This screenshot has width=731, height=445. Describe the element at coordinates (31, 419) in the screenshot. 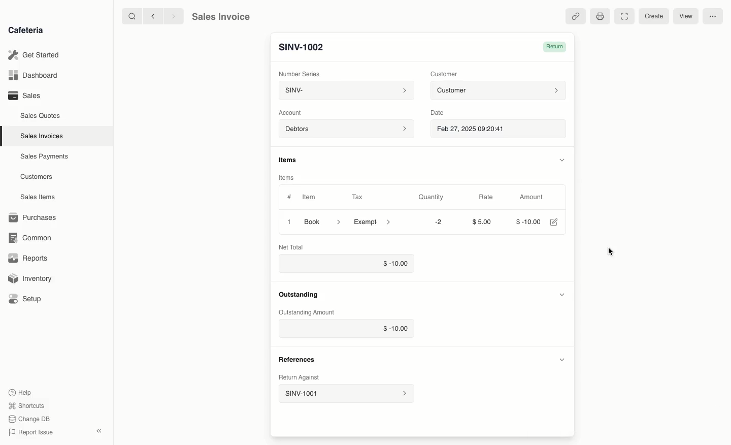

I see `Change DB` at that location.